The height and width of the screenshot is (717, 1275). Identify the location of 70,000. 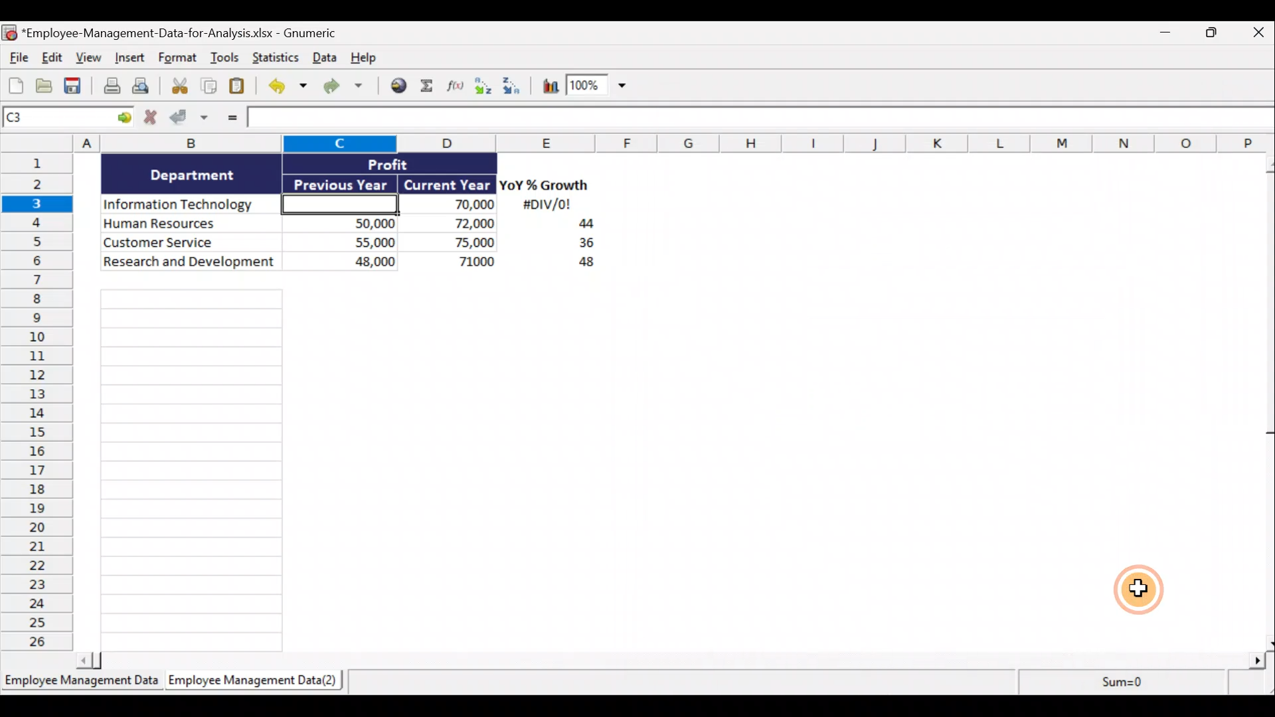
(454, 205).